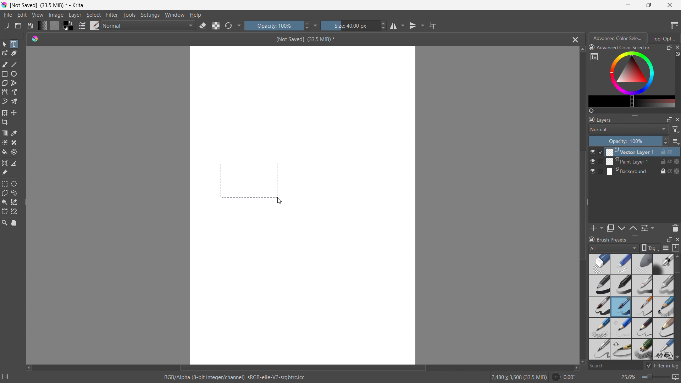 The width and height of the screenshot is (681, 383). What do you see at coordinates (5, 173) in the screenshot?
I see `reference images tool` at bounding box center [5, 173].